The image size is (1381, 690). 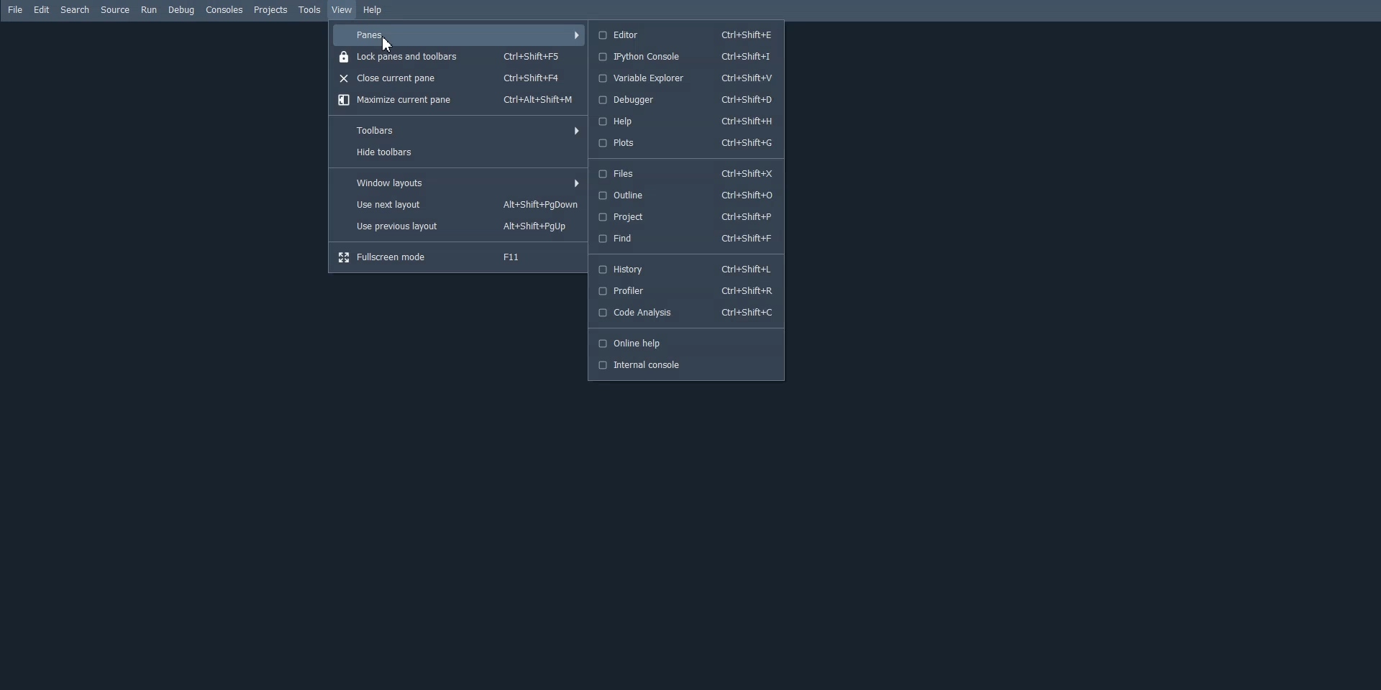 What do you see at coordinates (684, 56) in the screenshot?
I see `Ipython console` at bounding box center [684, 56].